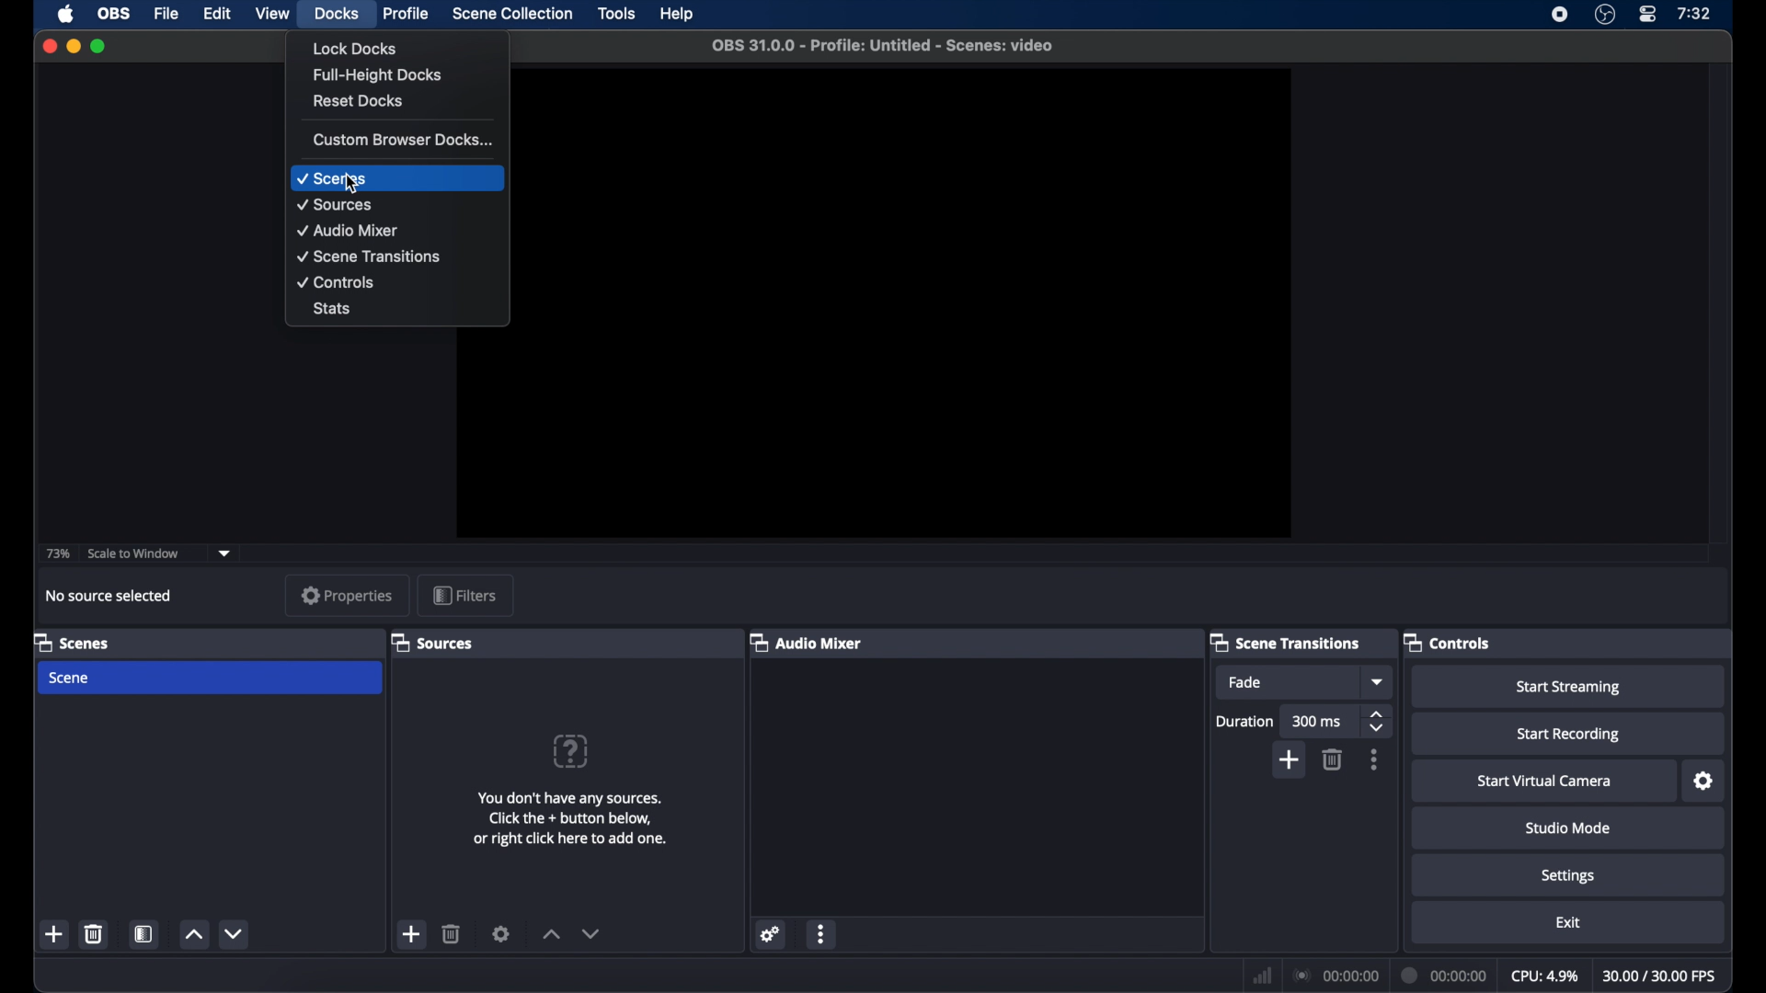 The height and width of the screenshot is (993, 1766). What do you see at coordinates (1569, 922) in the screenshot?
I see `exit` at bounding box center [1569, 922].